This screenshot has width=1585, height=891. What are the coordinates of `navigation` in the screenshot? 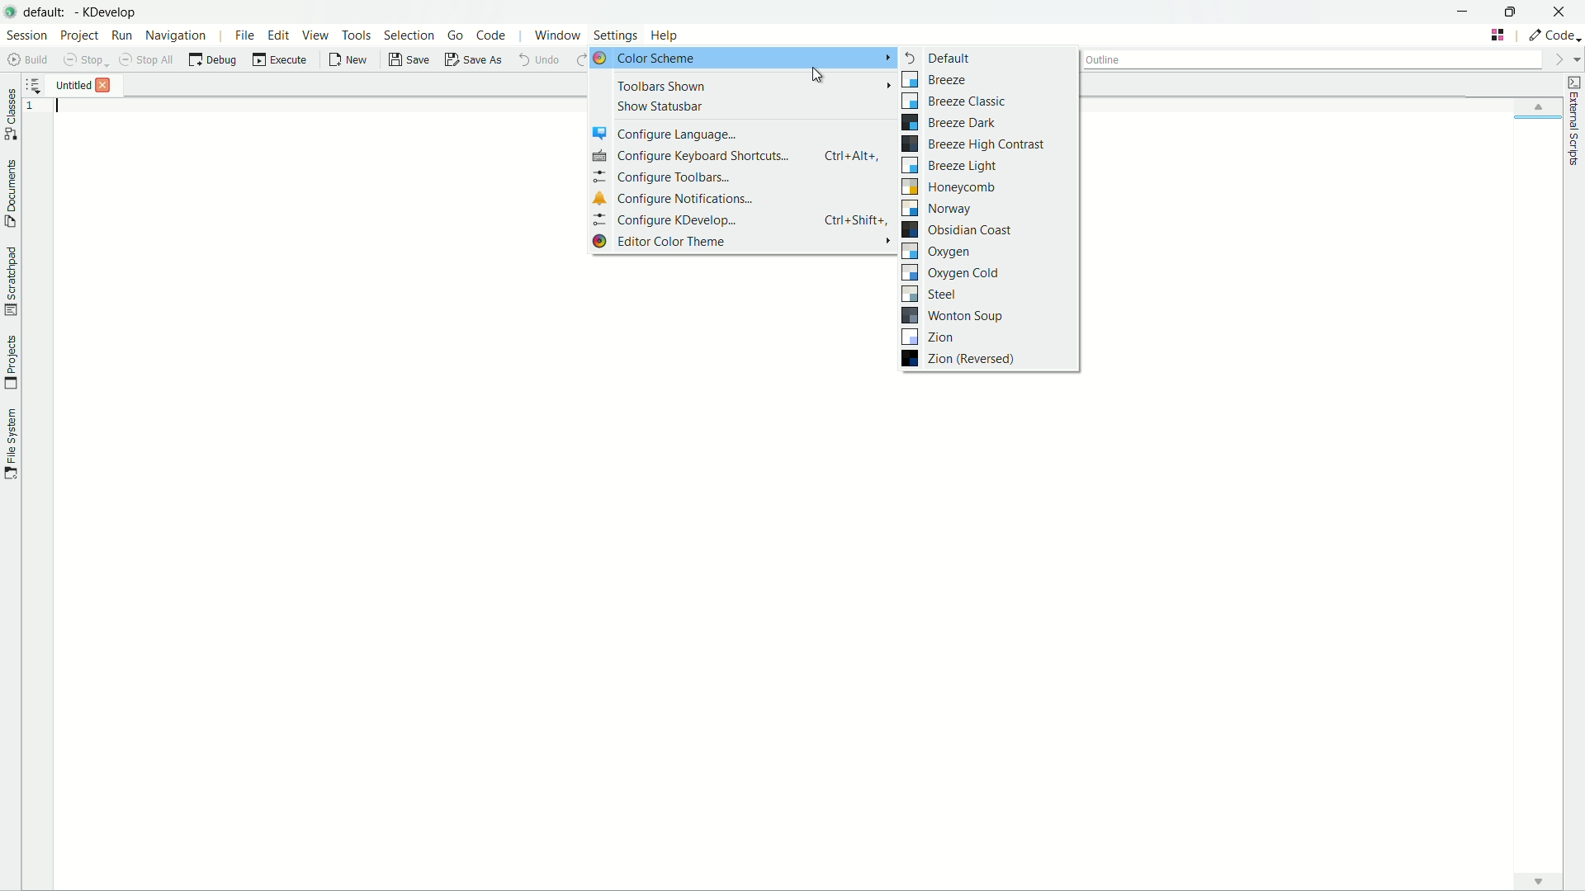 It's located at (176, 37).